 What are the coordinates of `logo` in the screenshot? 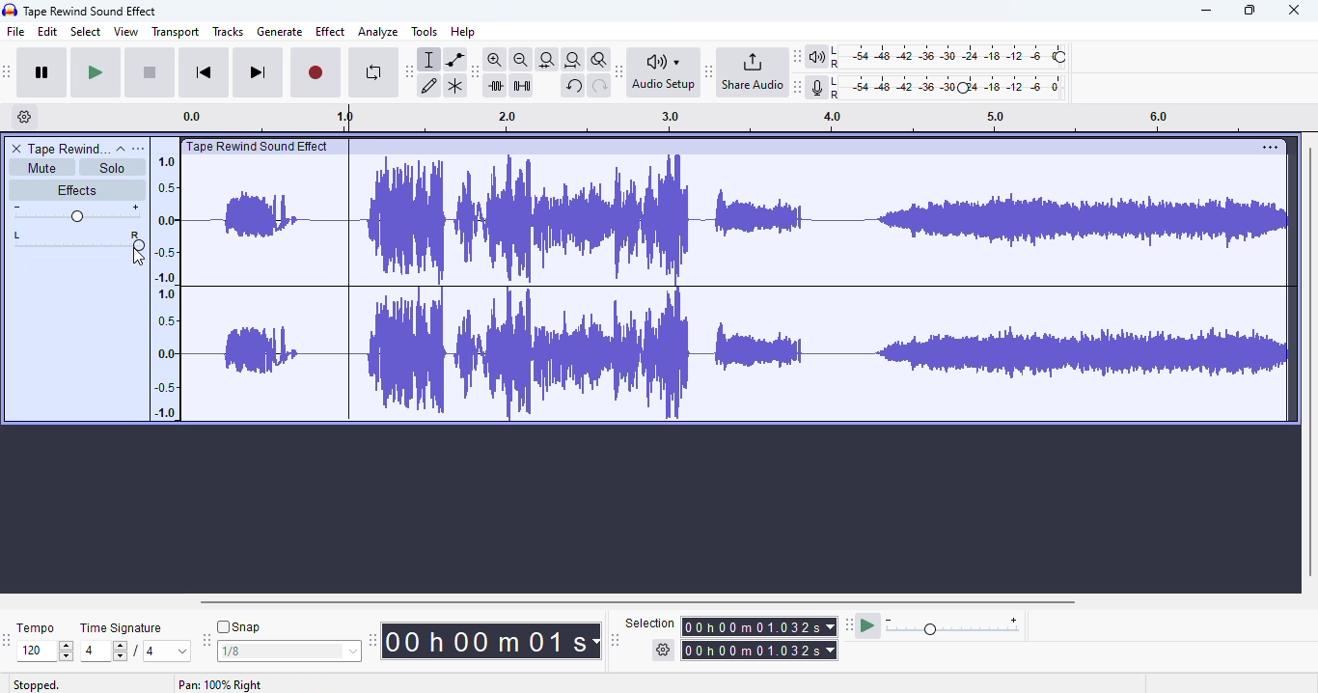 It's located at (10, 10).